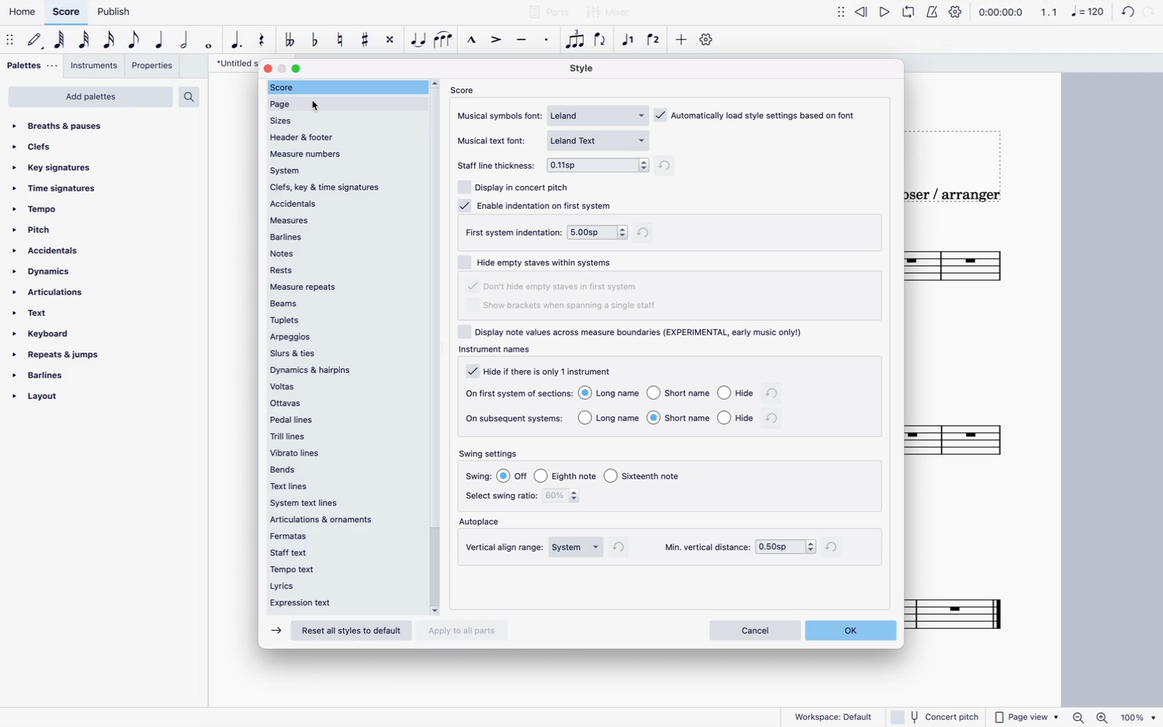 The image size is (1163, 727). I want to click on workspace, so click(836, 717).